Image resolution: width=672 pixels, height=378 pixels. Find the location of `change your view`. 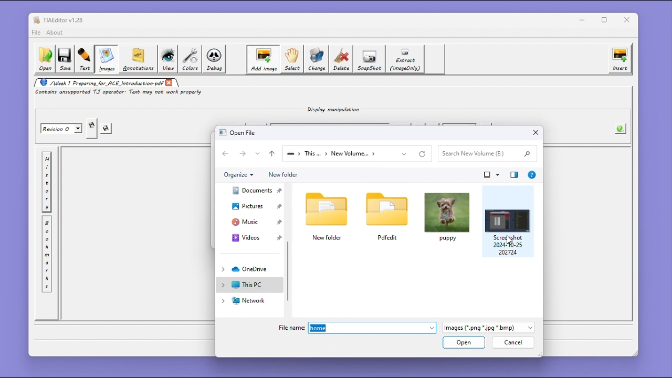

change your view is located at coordinates (492, 175).